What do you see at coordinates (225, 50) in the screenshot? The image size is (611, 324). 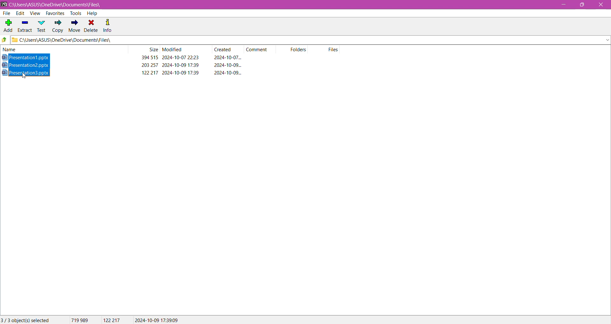 I see `Created` at bounding box center [225, 50].